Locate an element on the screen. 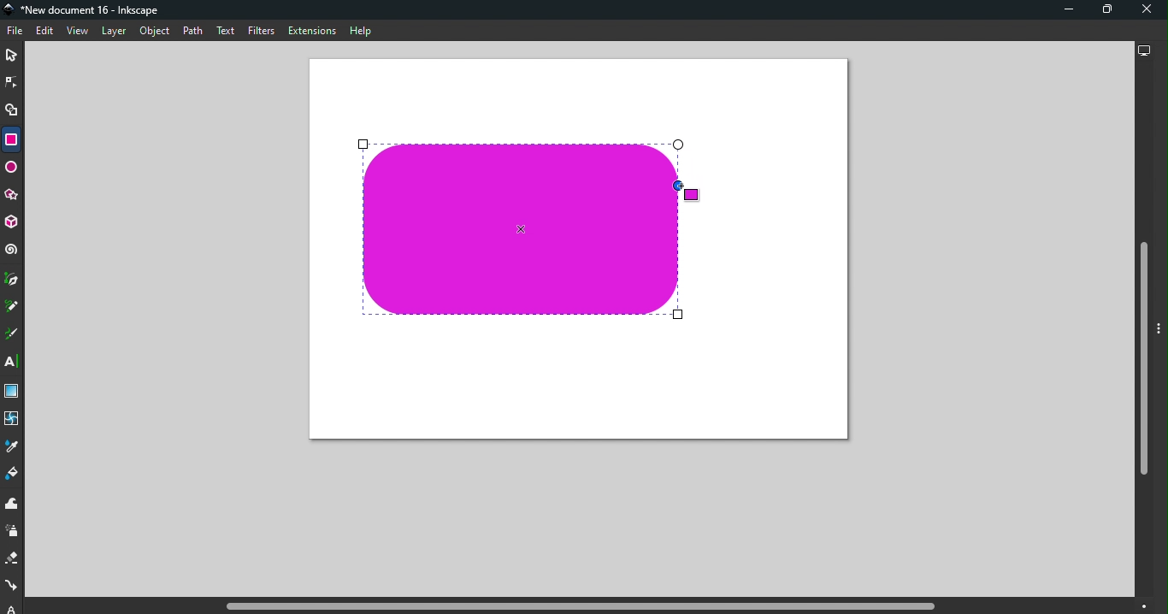 The height and width of the screenshot is (614, 1168). Calligraphy tool is located at coordinates (13, 334).